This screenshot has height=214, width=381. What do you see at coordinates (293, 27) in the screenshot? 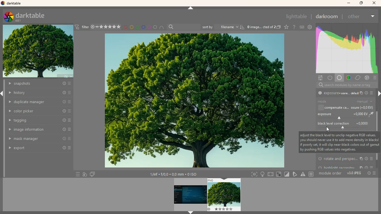
I see `doubt` at bounding box center [293, 27].